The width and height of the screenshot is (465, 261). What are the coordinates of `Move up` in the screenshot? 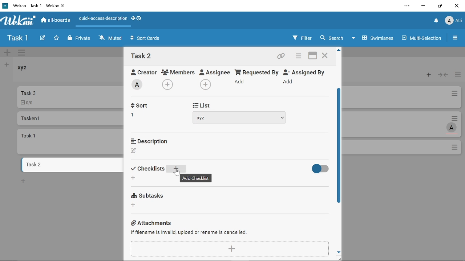 It's located at (339, 50).